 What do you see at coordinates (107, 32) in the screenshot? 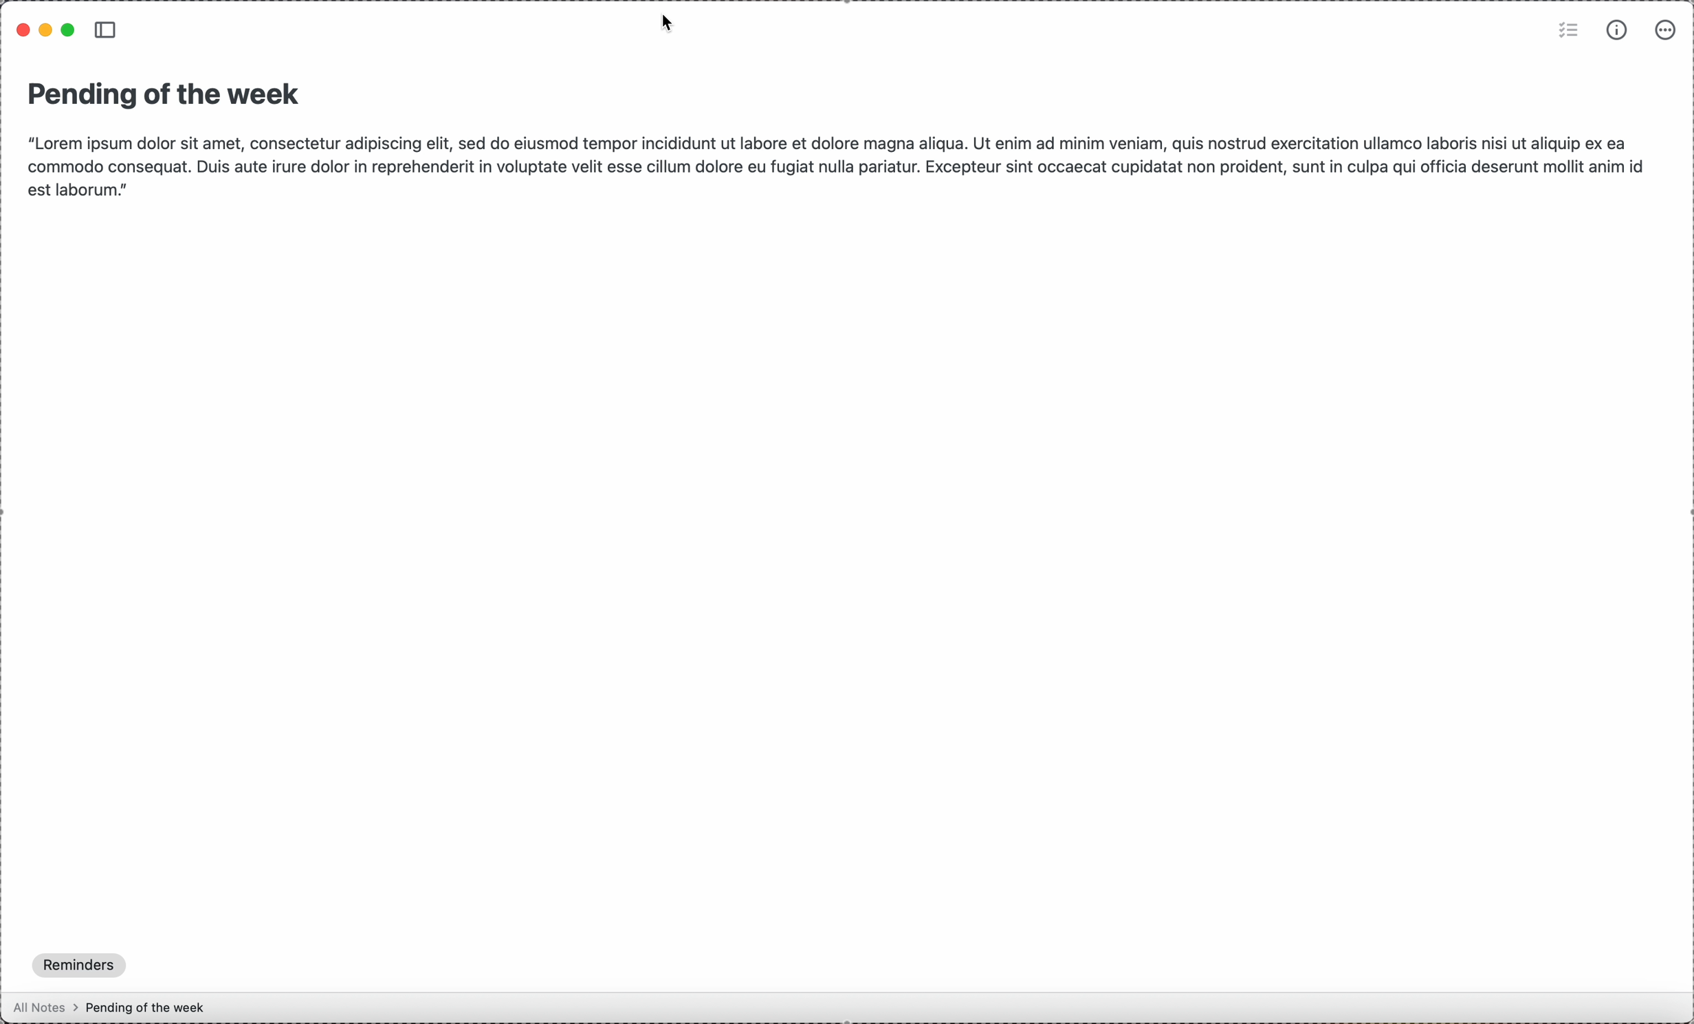
I see `click on toggle sidebar` at bounding box center [107, 32].